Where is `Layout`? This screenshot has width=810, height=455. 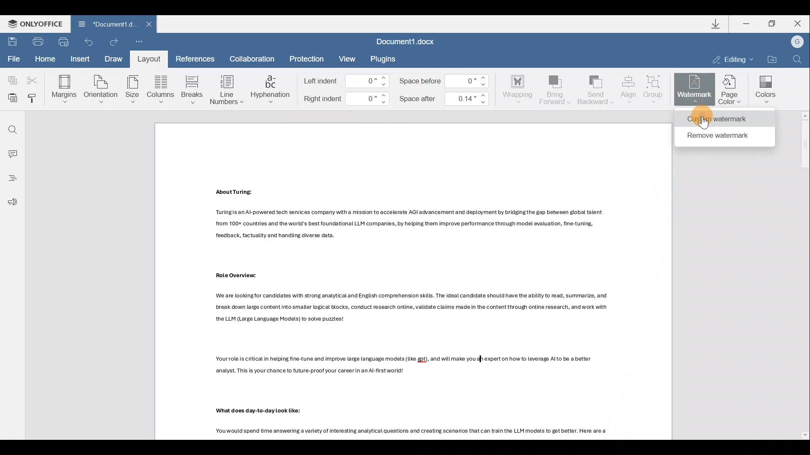 Layout is located at coordinates (151, 59).